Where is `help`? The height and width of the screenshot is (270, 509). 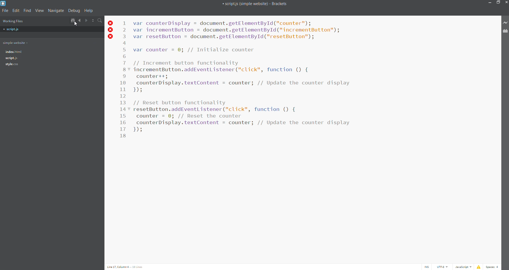
help is located at coordinates (90, 11).